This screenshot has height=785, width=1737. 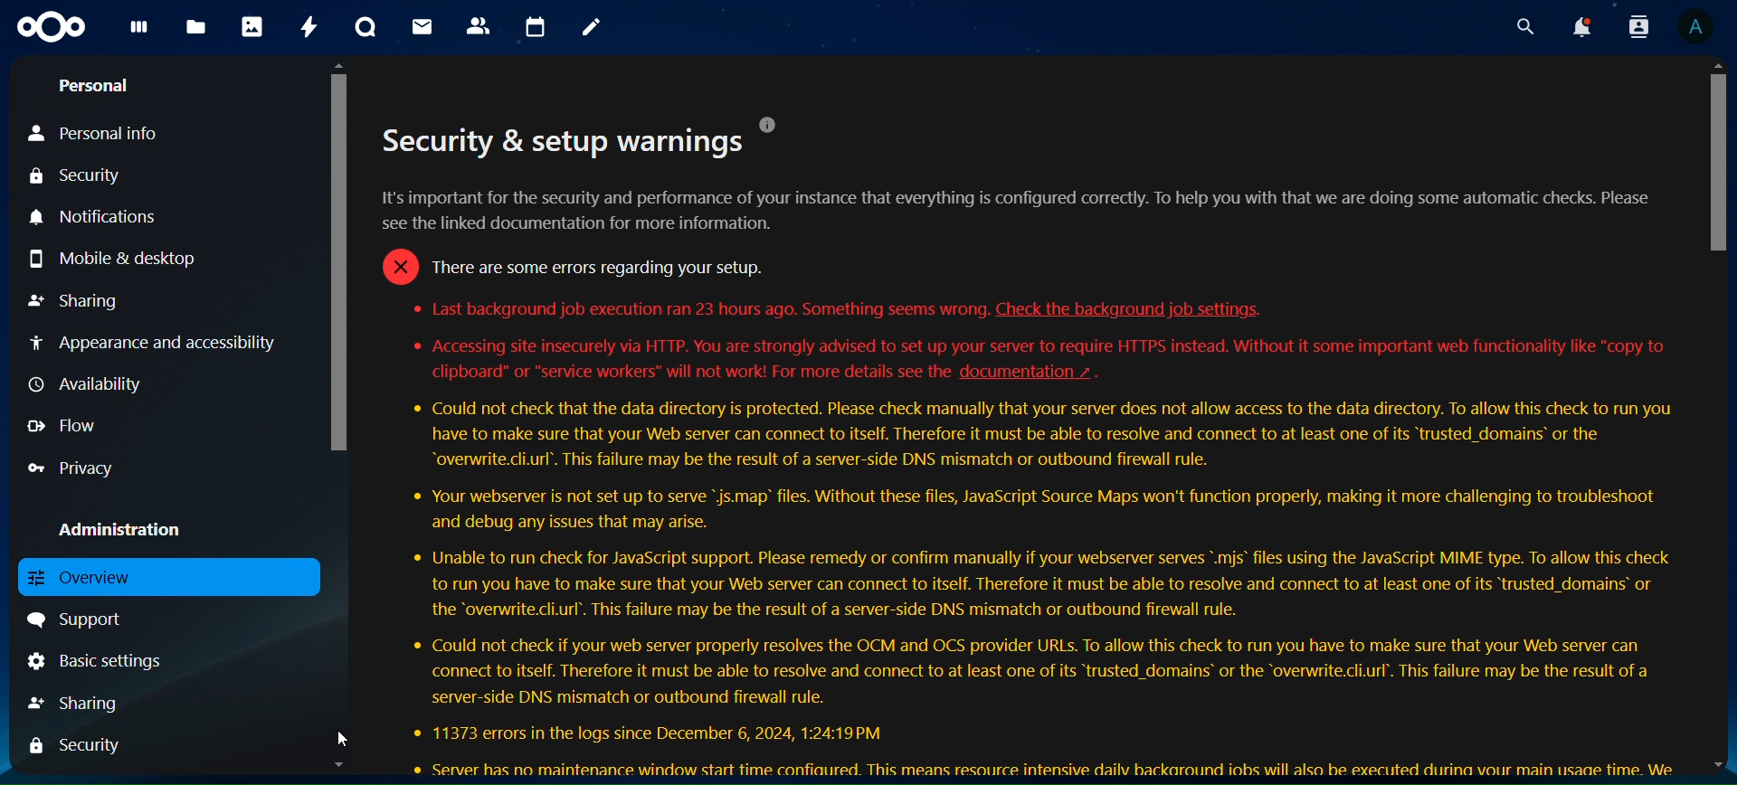 What do you see at coordinates (1715, 417) in the screenshot?
I see `Scrollbar` at bounding box center [1715, 417].